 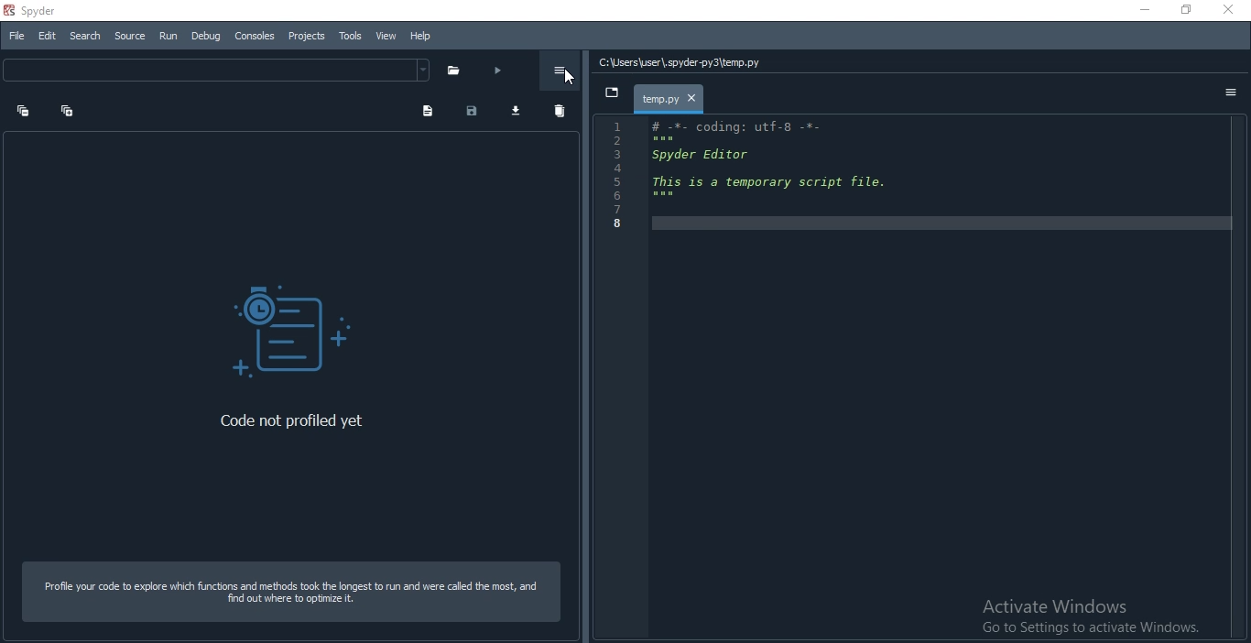 What do you see at coordinates (571, 78) in the screenshot?
I see `cursor on options` at bounding box center [571, 78].